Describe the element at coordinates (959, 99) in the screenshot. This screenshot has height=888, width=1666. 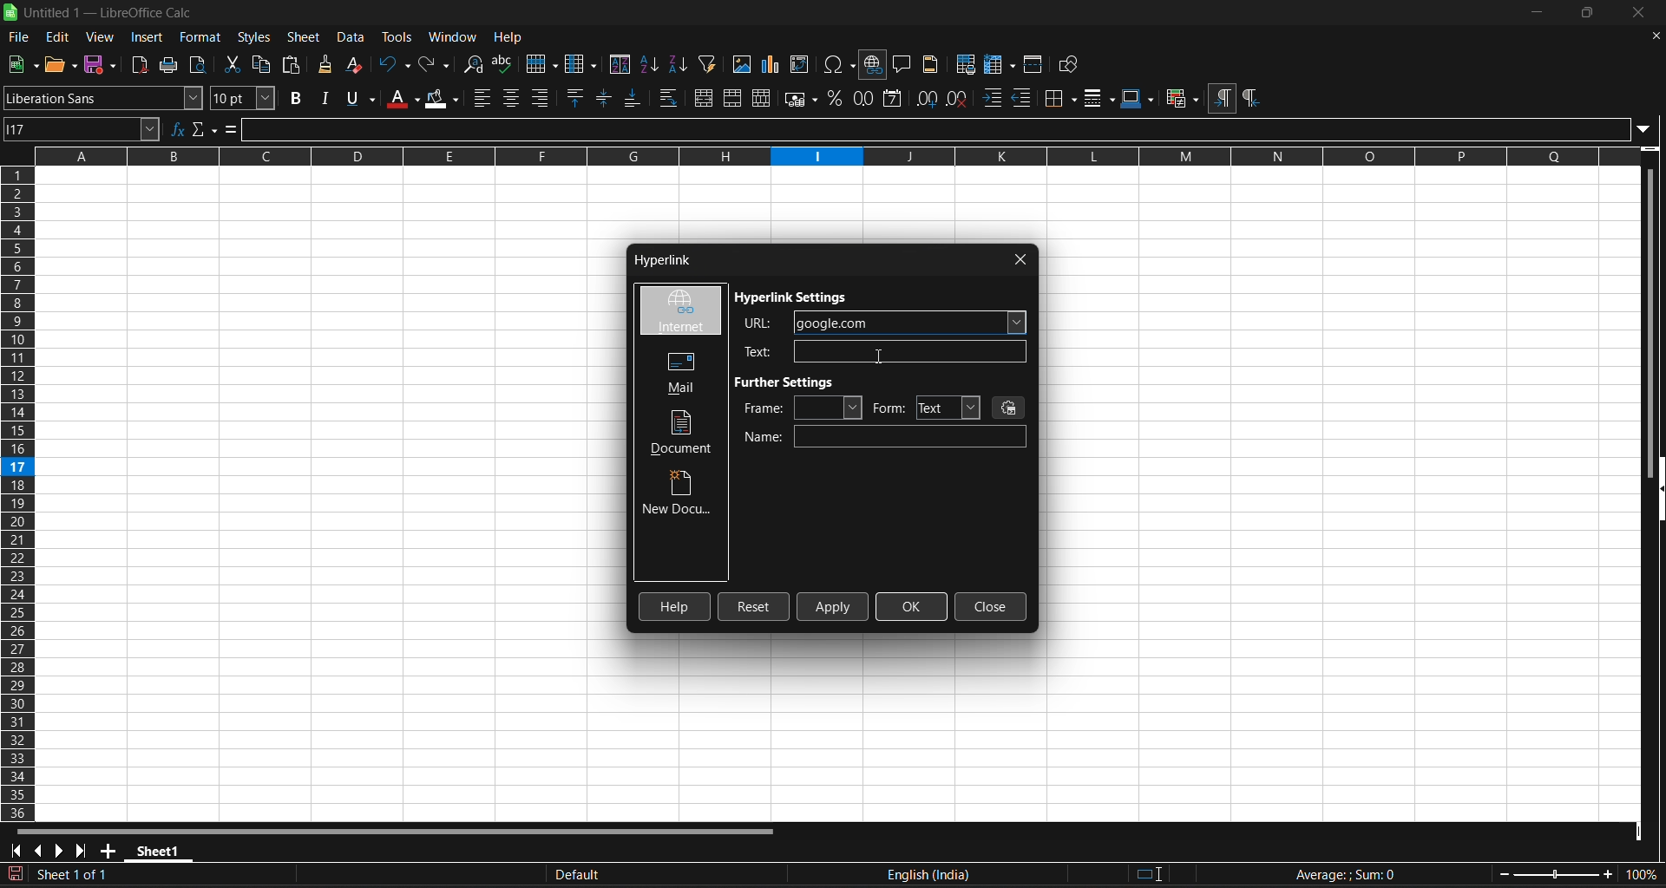
I see `remove decimal place` at that location.